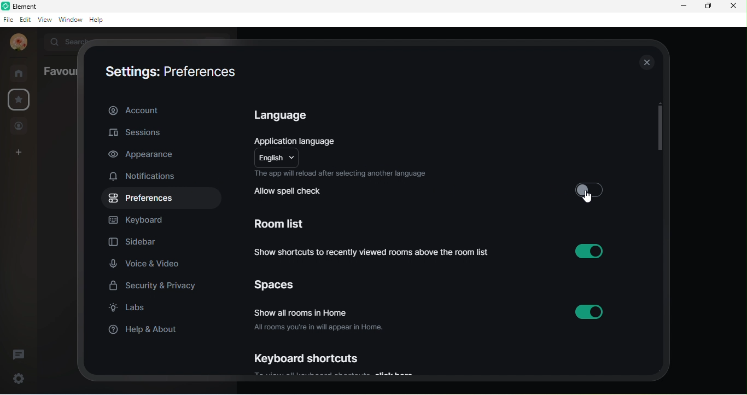 The width and height of the screenshot is (747, 395). What do you see at coordinates (21, 354) in the screenshot?
I see `threads` at bounding box center [21, 354].